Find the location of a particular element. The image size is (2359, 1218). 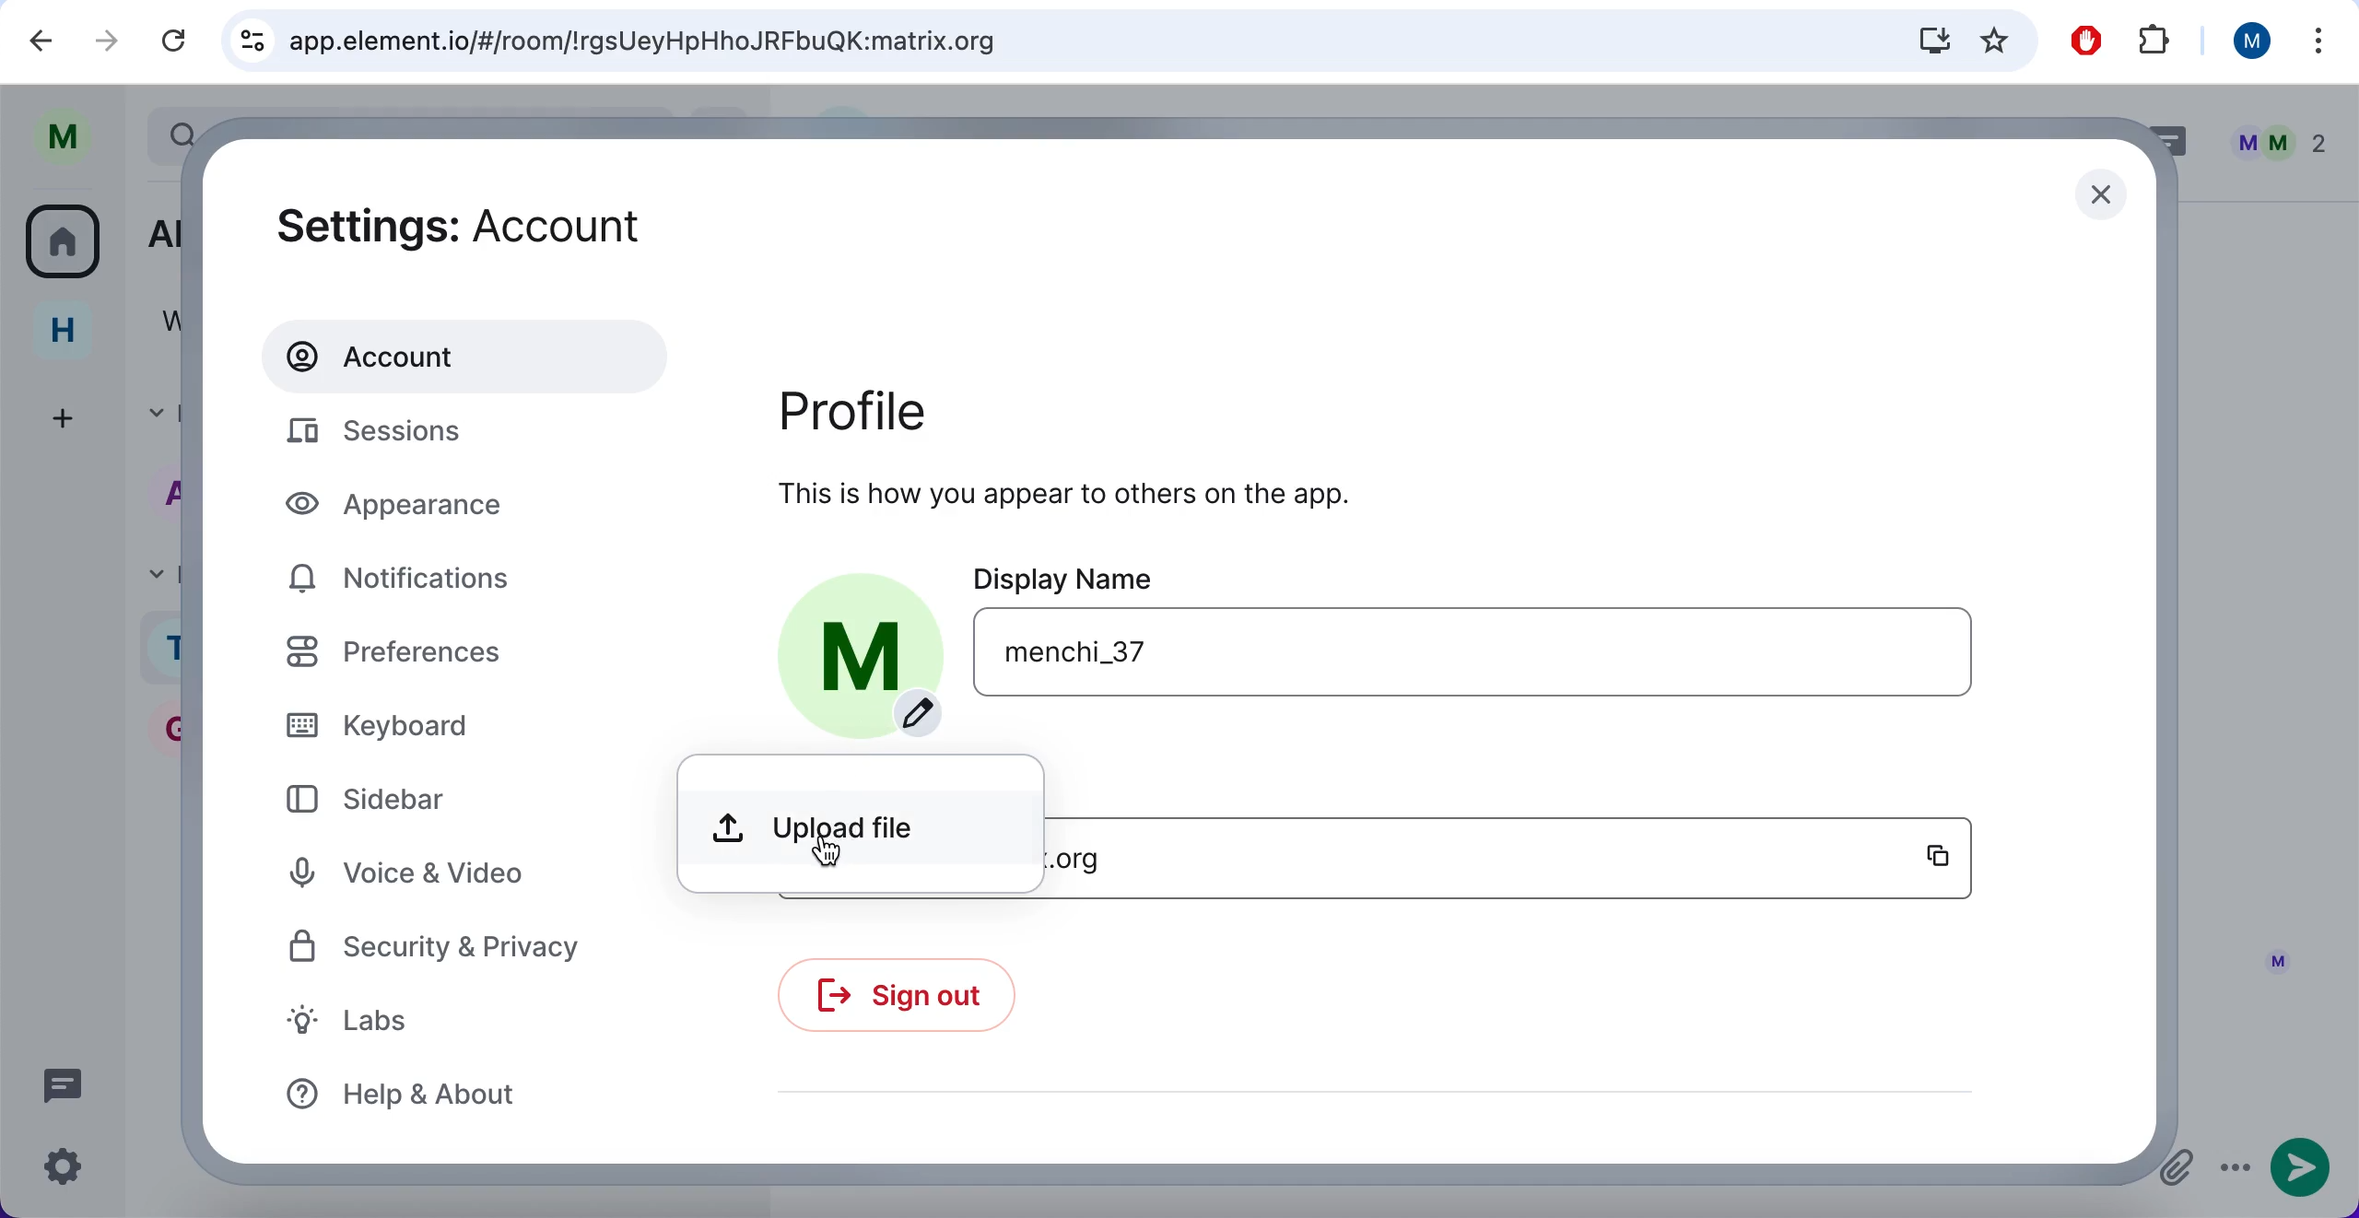

copy is located at coordinates (1932, 858).